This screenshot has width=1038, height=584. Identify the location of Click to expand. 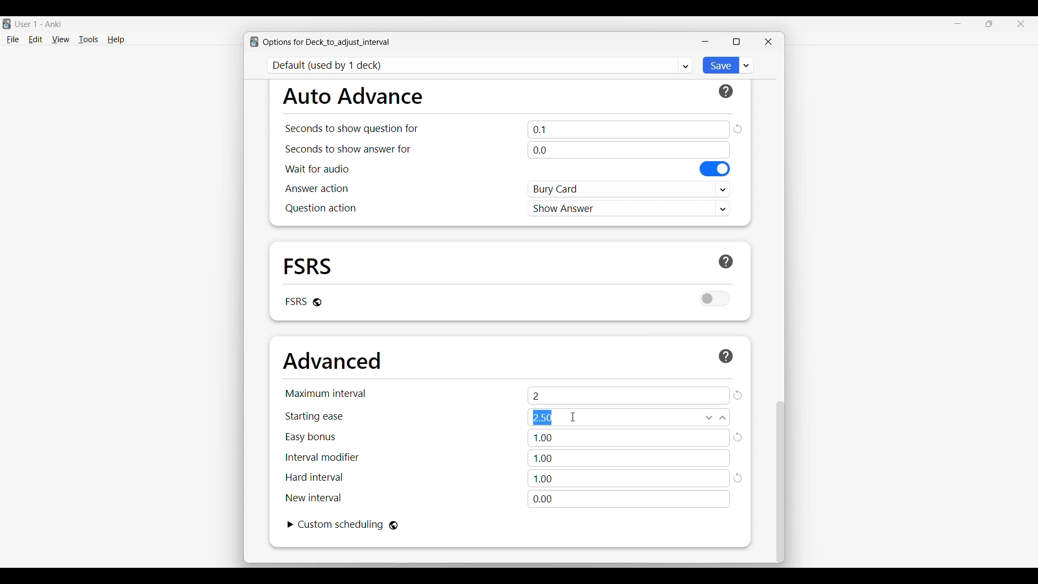
(291, 525).